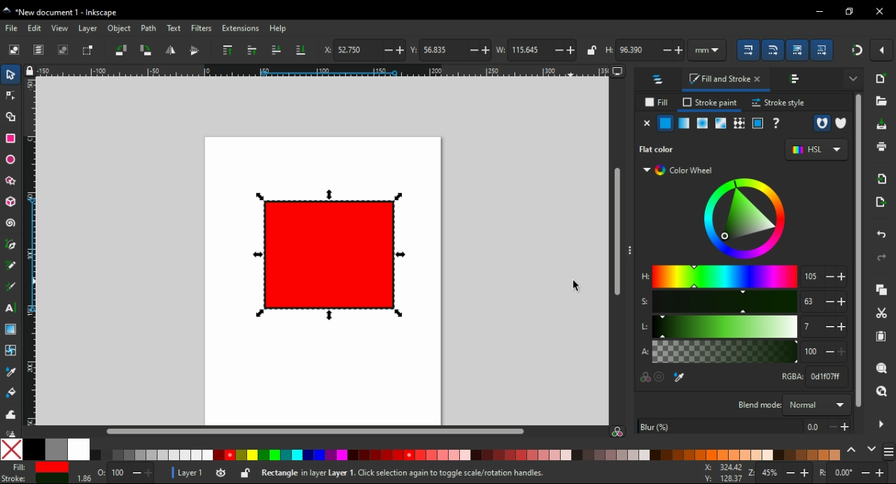  Describe the element at coordinates (566, 50) in the screenshot. I see `increase/decrease` at that location.